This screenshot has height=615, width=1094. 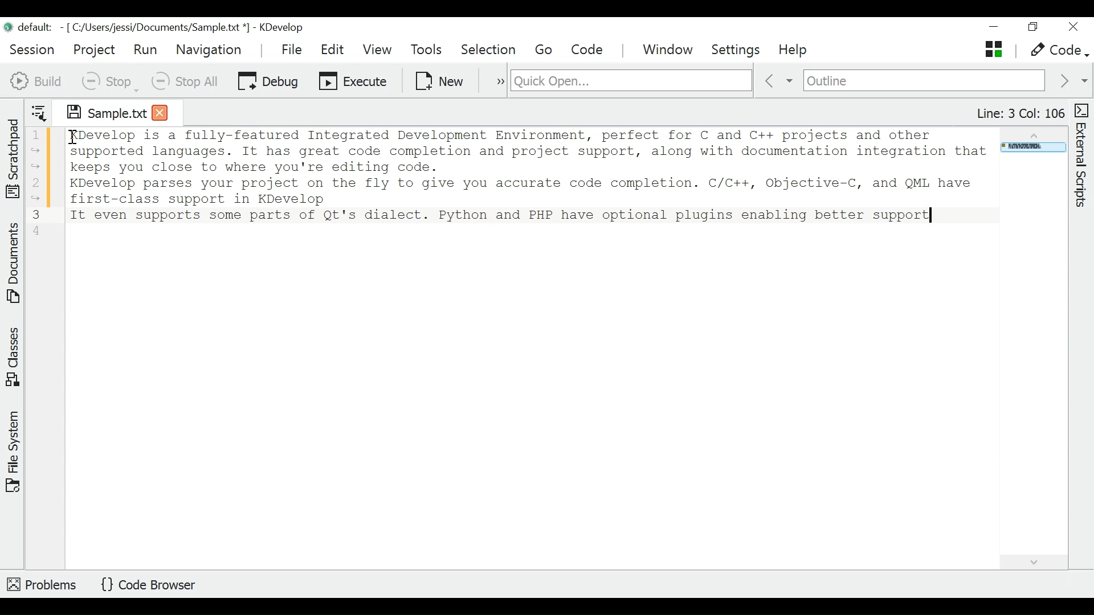 What do you see at coordinates (993, 49) in the screenshot?
I see `Stack (Opens and activates the documet)` at bounding box center [993, 49].